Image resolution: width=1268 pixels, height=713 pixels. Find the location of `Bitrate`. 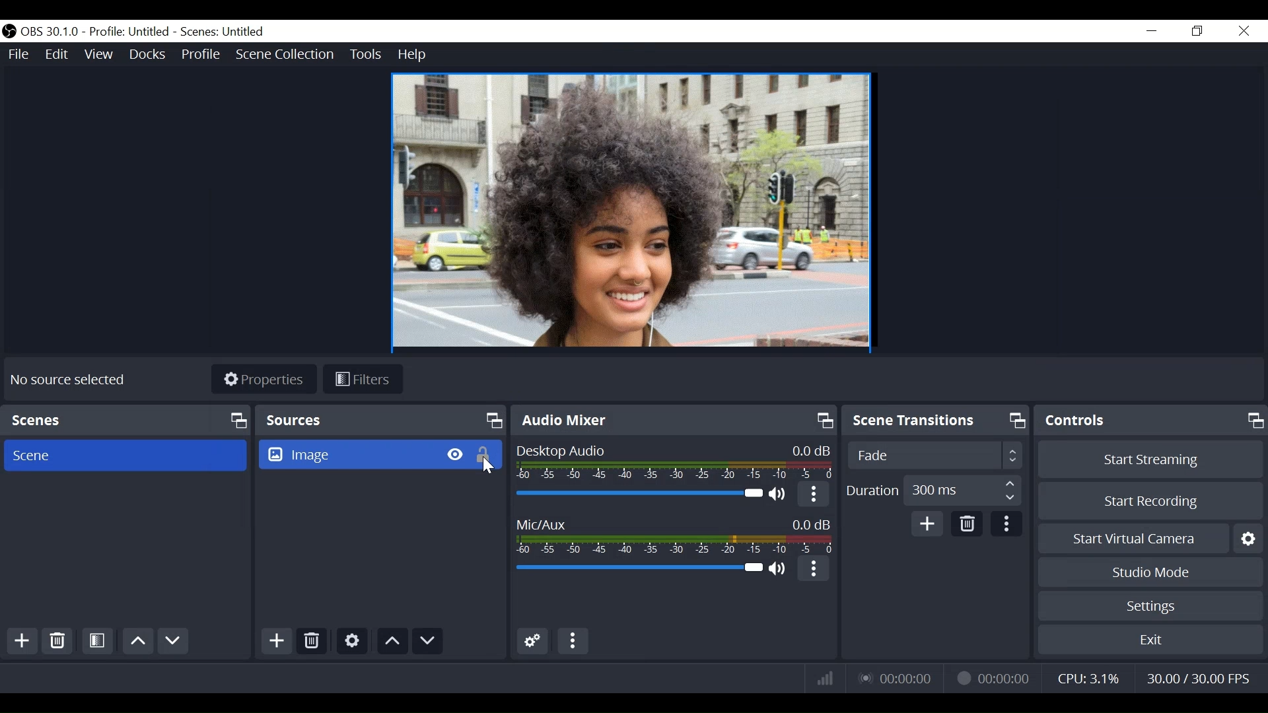

Bitrate is located at coordinates (822, 677).